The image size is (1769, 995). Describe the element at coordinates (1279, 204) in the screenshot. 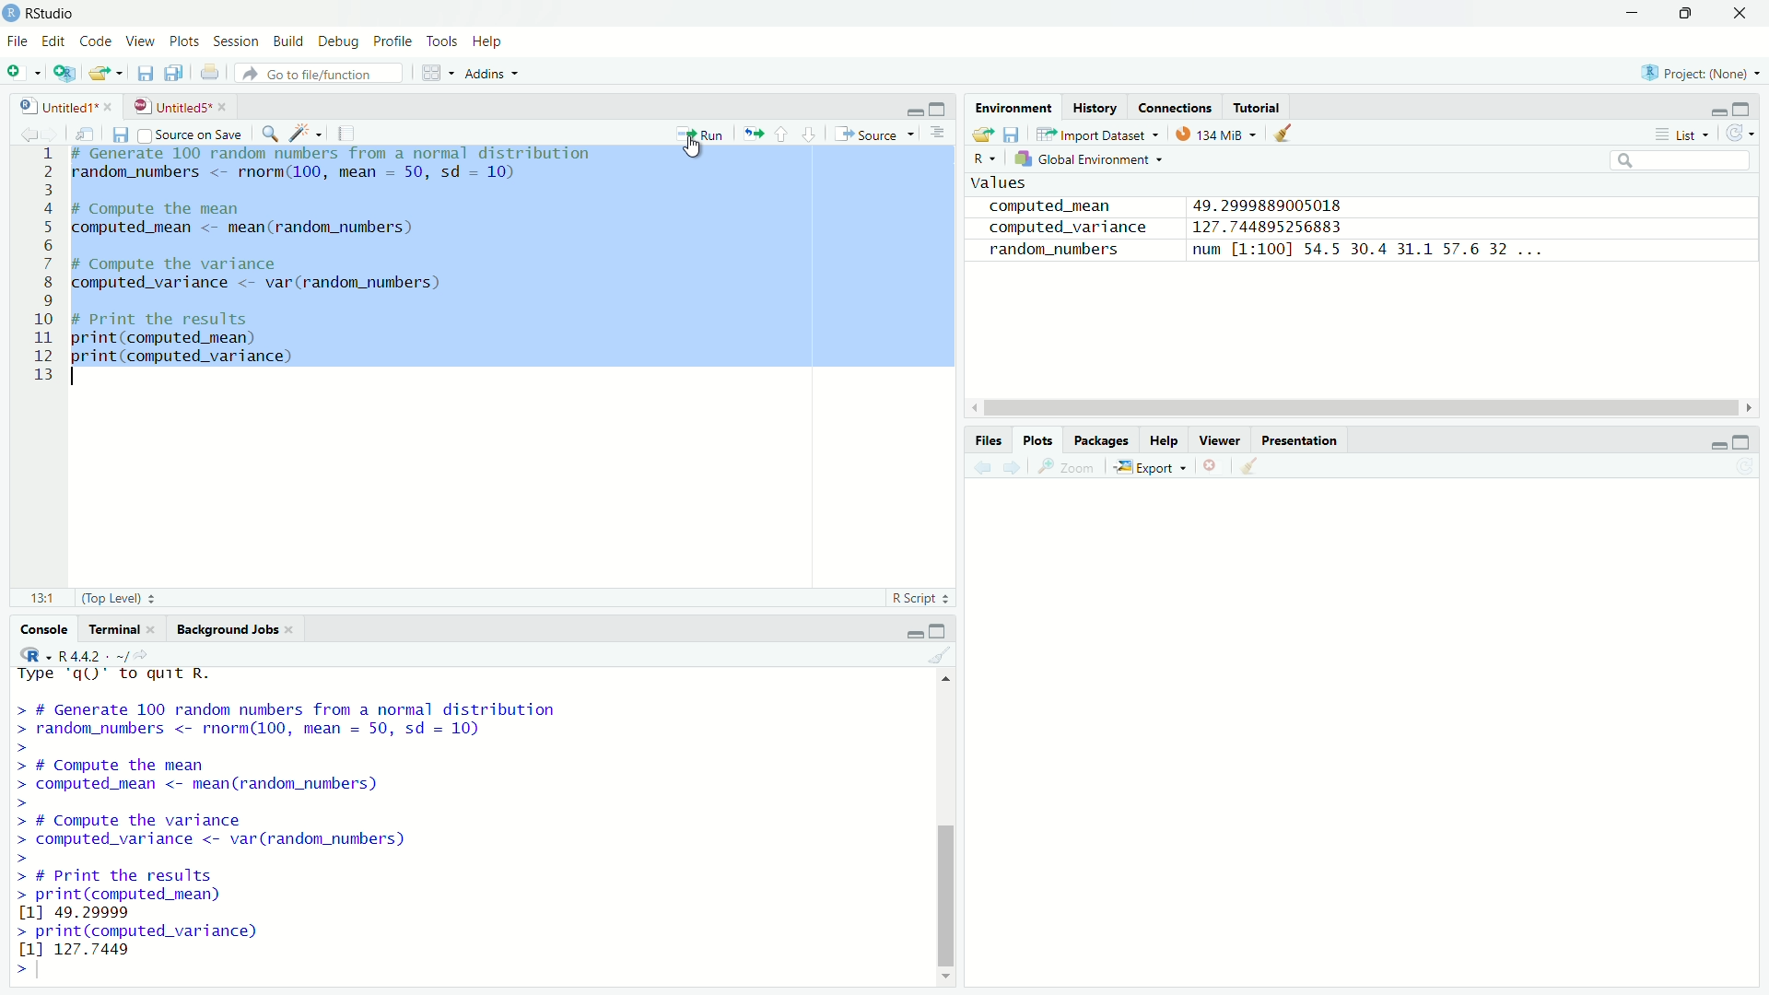

I see `49.2999889005018` at that location.